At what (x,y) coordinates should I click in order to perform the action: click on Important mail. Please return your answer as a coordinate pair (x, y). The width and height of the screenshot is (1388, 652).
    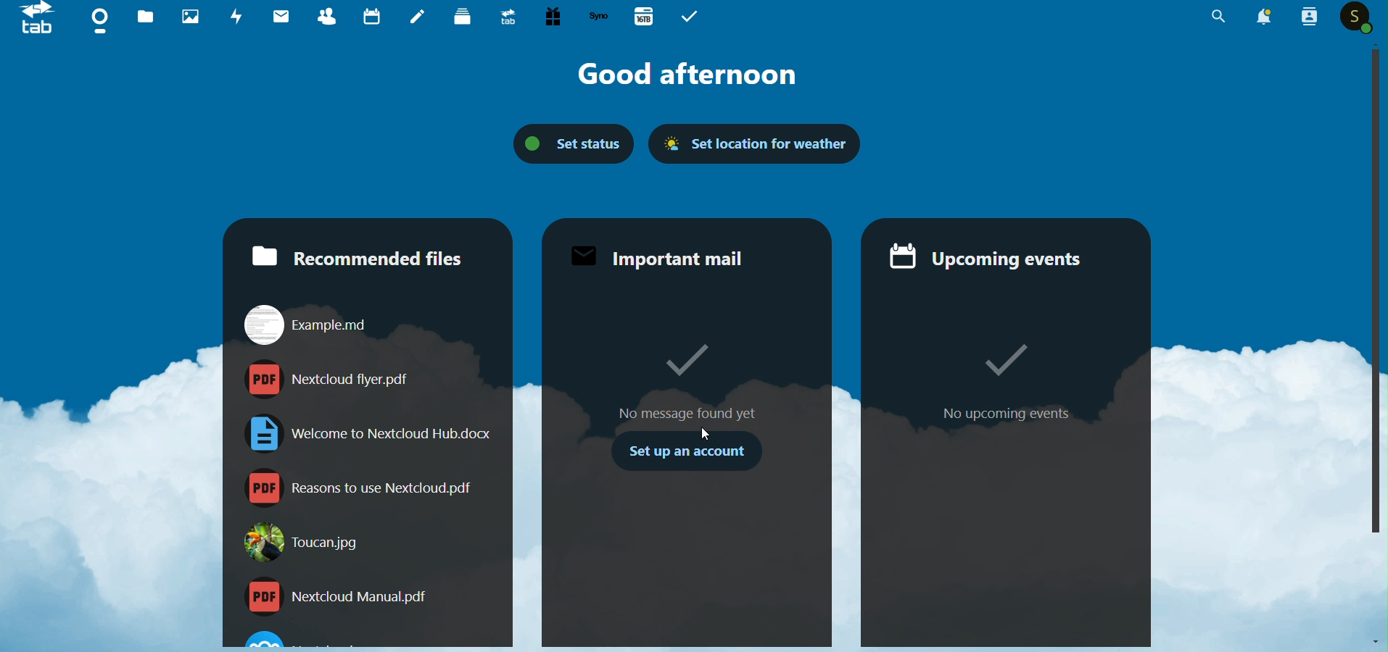
    Looking at the image, I should click on (664, 257).